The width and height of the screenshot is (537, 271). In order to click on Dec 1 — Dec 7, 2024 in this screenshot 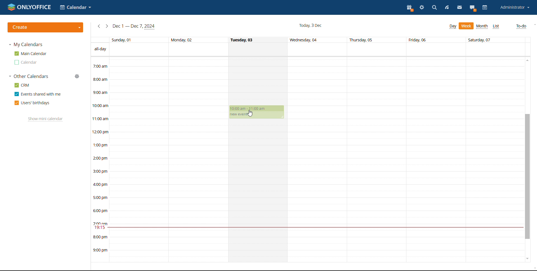, I will do `click(135, 26)`.